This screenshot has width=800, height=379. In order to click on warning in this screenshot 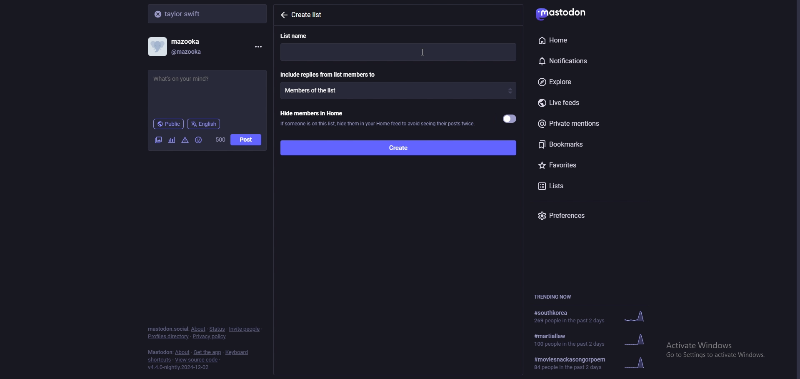, I will do `click(185, 140)`.